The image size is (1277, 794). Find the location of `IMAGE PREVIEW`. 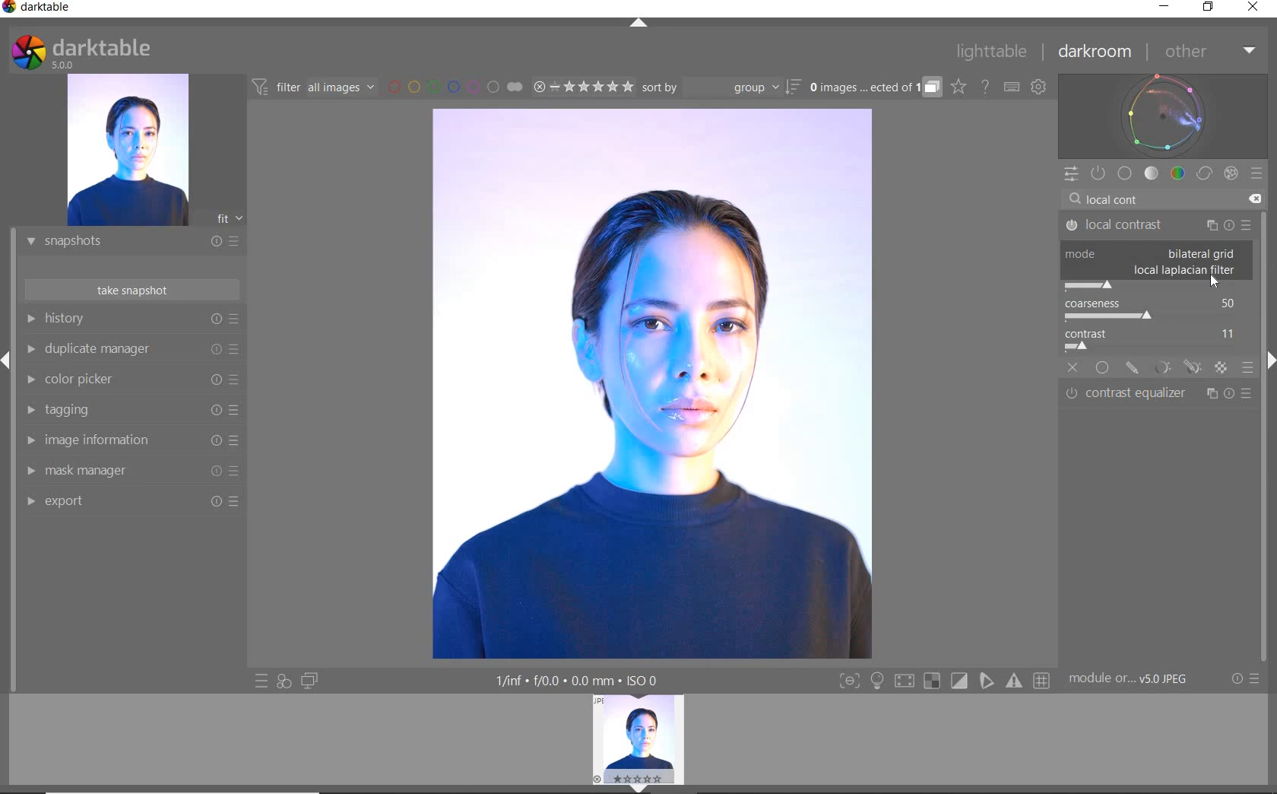

IMAGE PREVIEW is located at coordinates (638, 739).